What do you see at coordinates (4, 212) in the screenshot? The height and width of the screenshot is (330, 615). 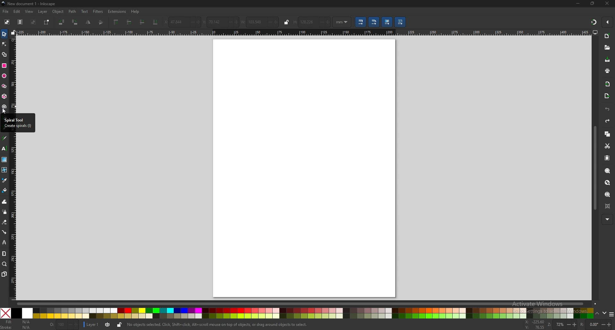 I see `spray` at bounding box center [4, 212].